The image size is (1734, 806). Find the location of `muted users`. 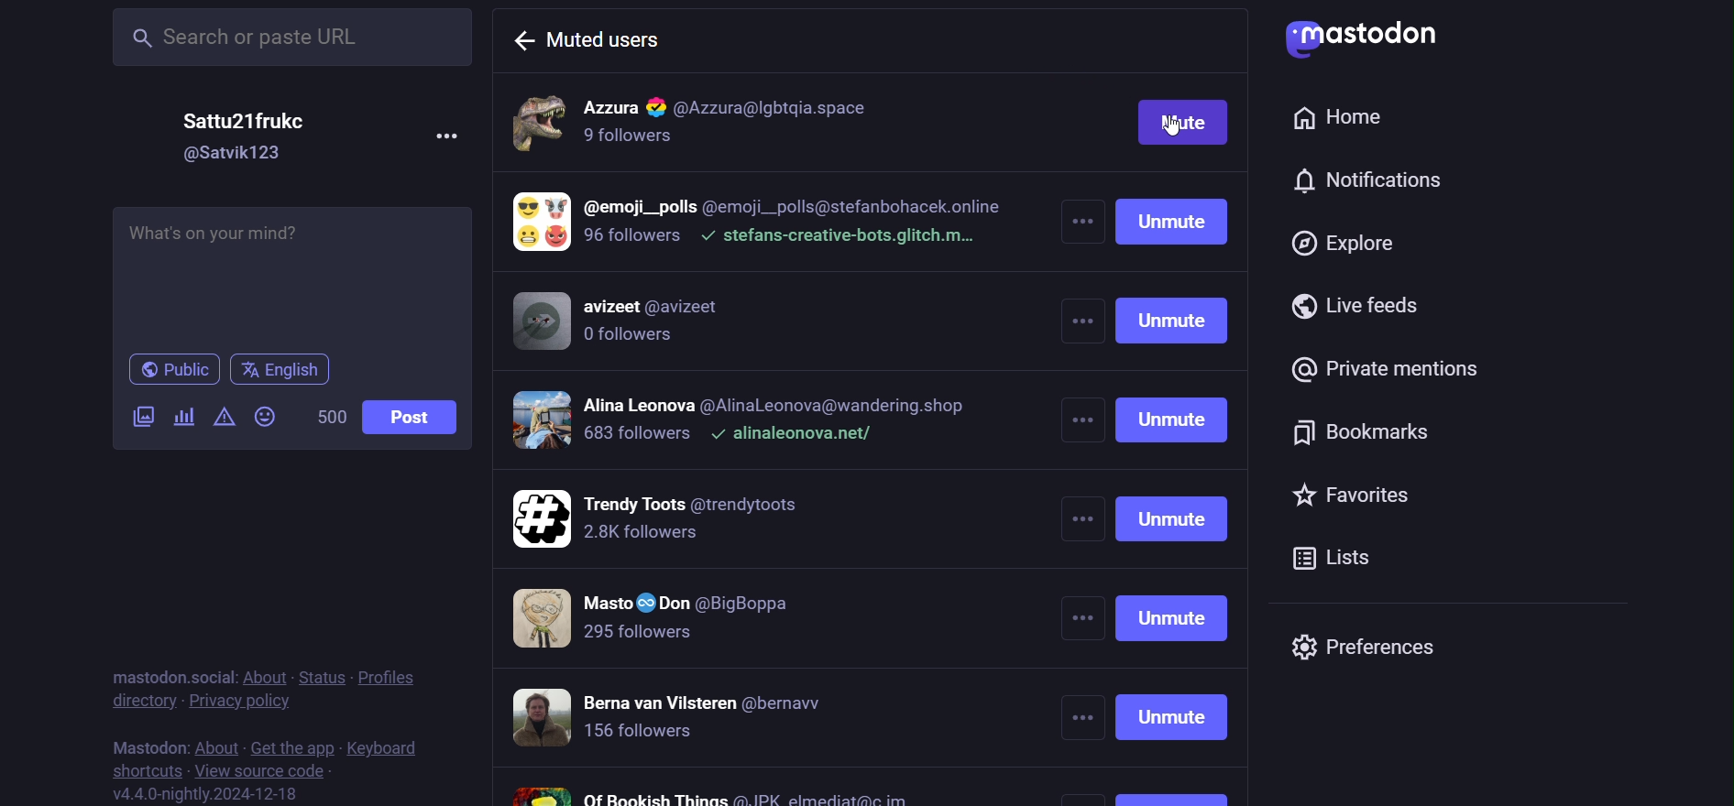

muted users is located at coordinates (588, 37).